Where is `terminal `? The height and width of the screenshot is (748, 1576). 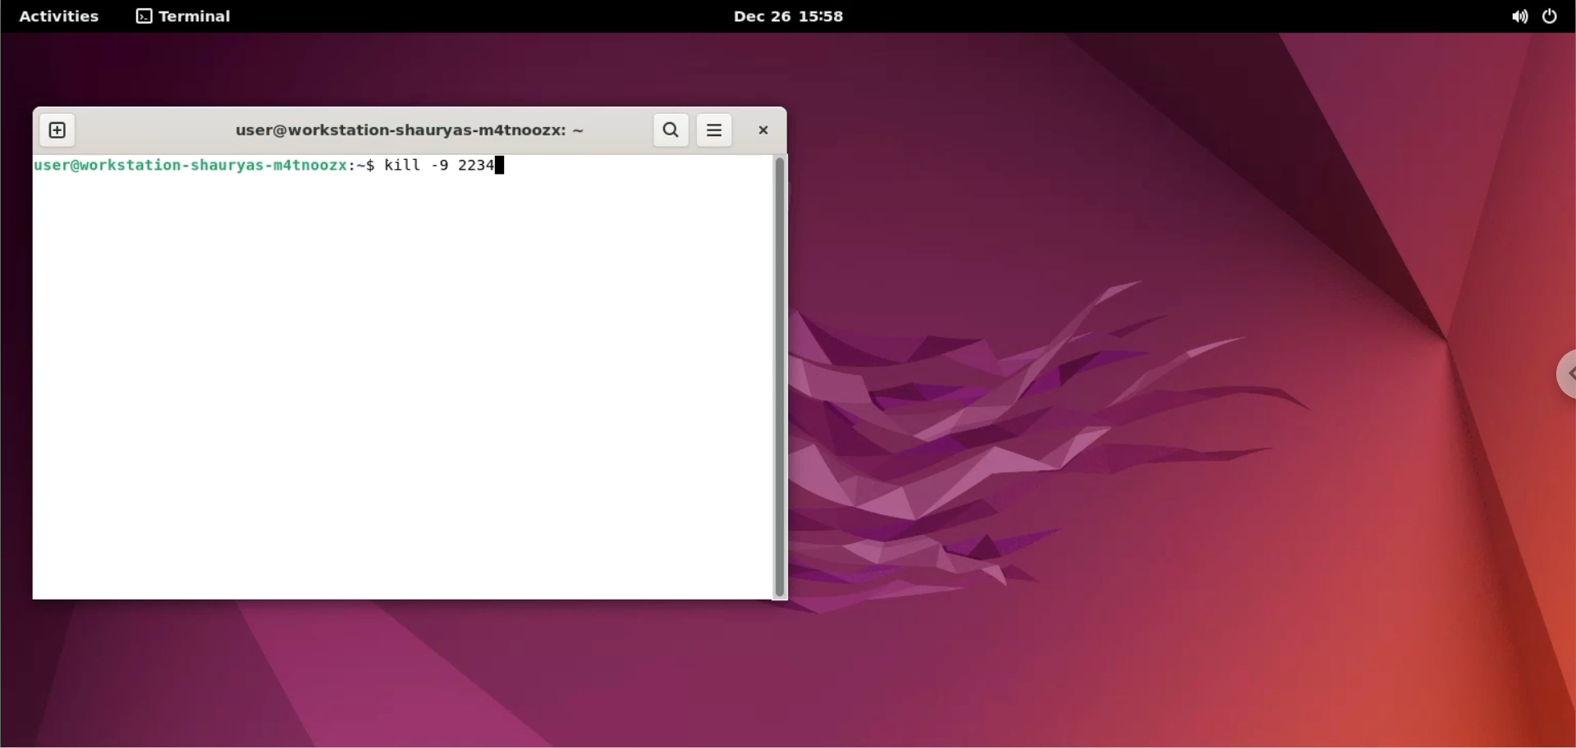
terminal  is located at coordinates (186, 19).